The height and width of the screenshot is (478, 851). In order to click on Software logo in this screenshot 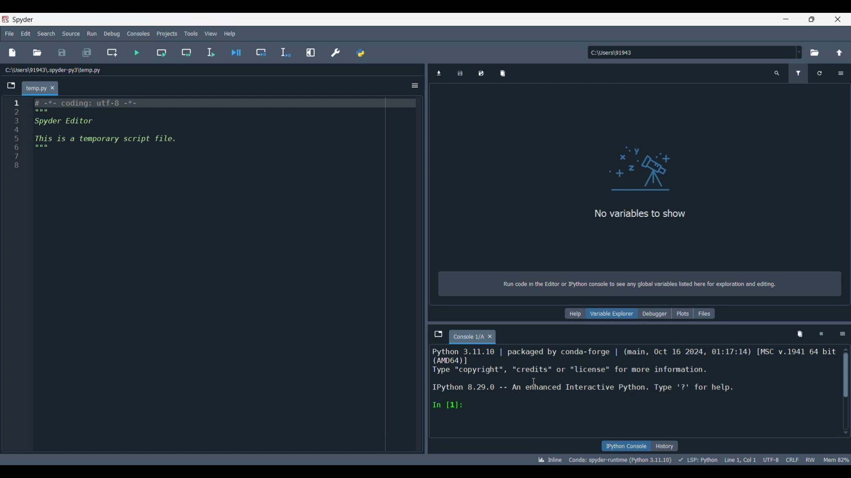, I will do `click(5, 19)`.